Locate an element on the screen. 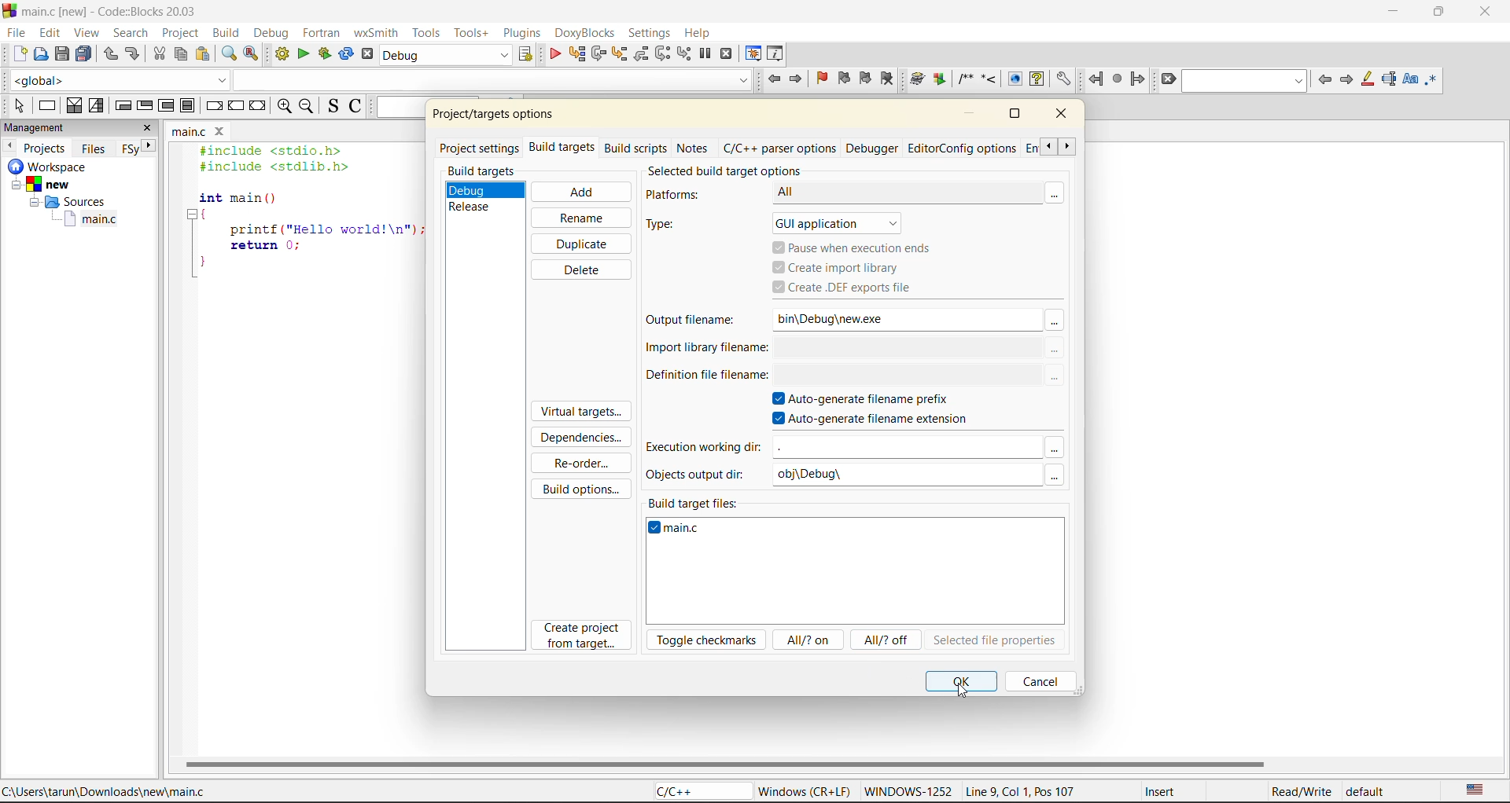 The width and height of the screenshot is (1510, 803). minimize is located at coordinates (1391, 13).